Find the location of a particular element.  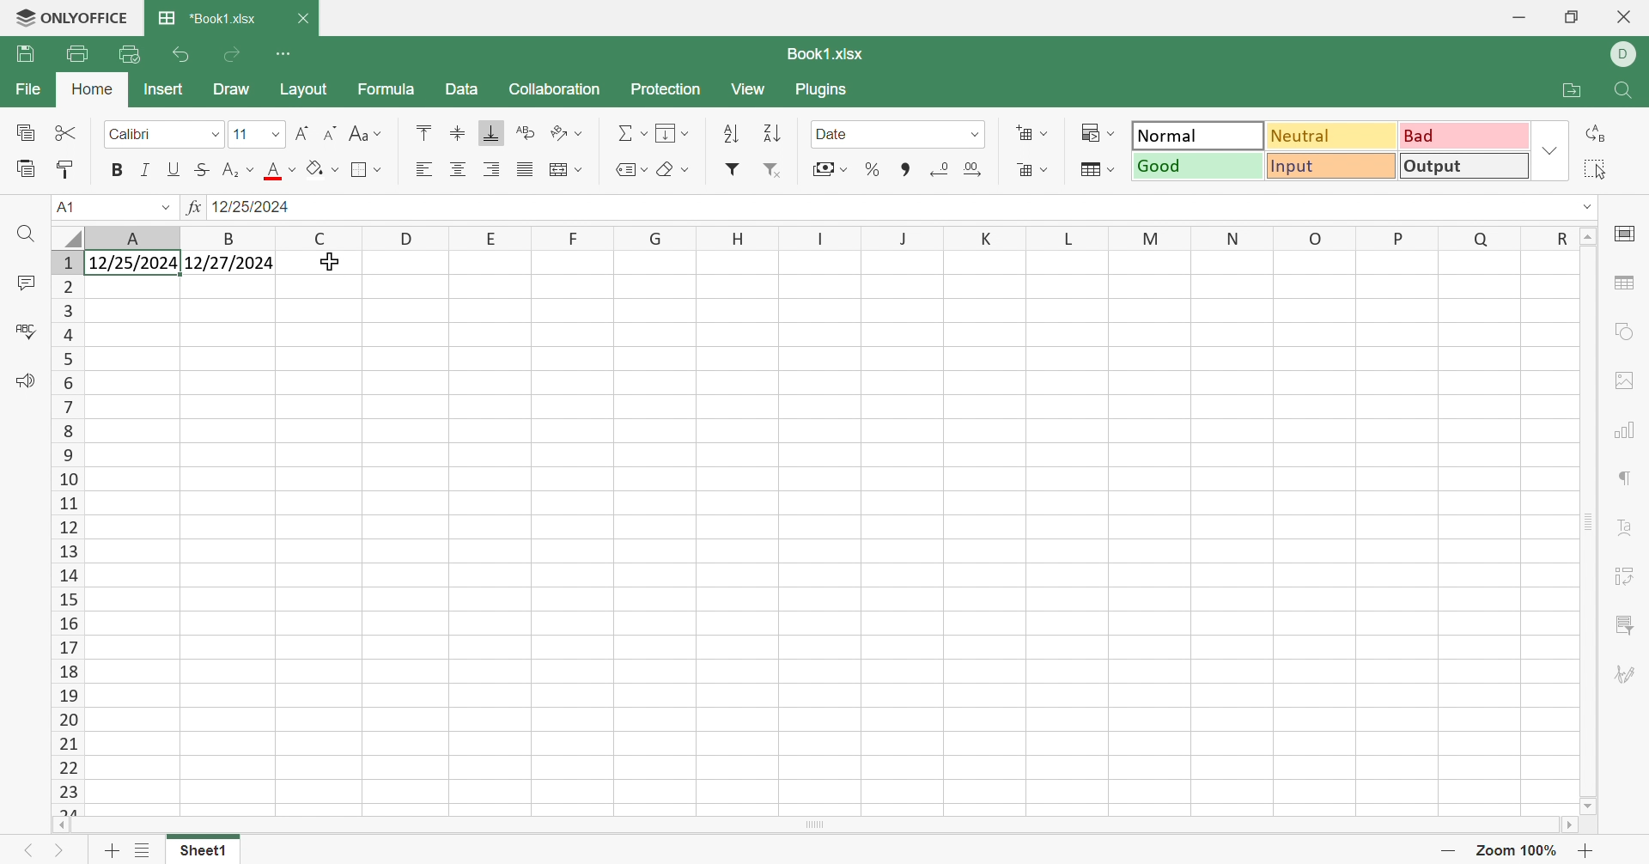

Replace is located at coordinates (1598, 134).